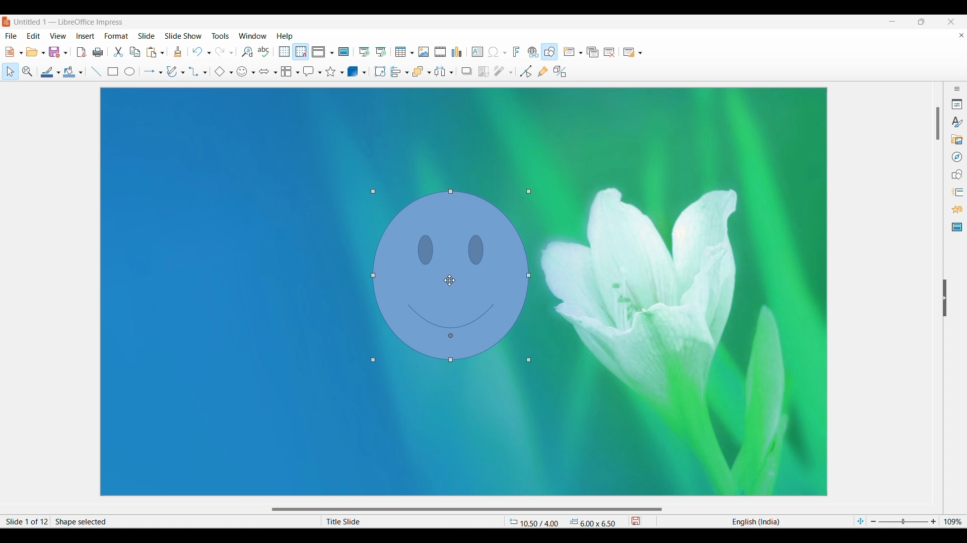  I want to click on Zoom in, so click(933, 521).